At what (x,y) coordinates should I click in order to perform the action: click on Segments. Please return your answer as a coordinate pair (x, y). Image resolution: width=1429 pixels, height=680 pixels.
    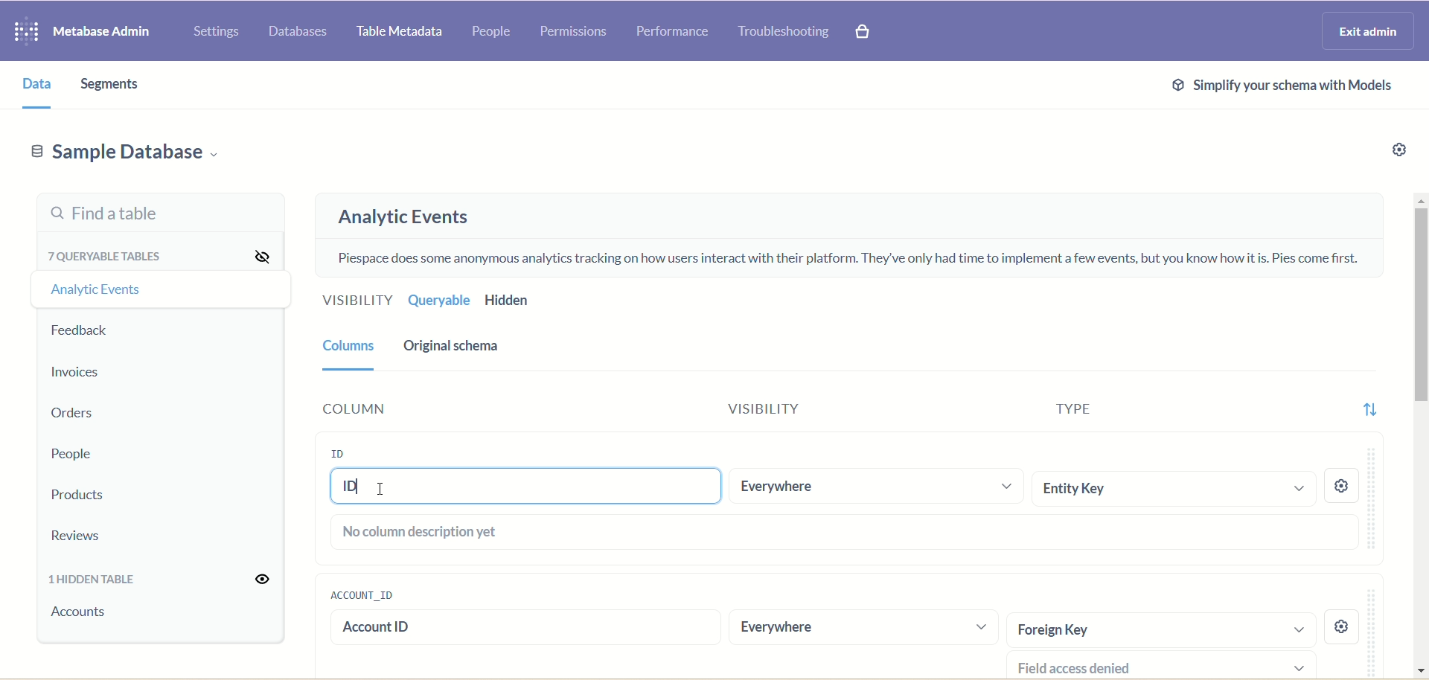
    Looking at the image, I should click on (112, 85).